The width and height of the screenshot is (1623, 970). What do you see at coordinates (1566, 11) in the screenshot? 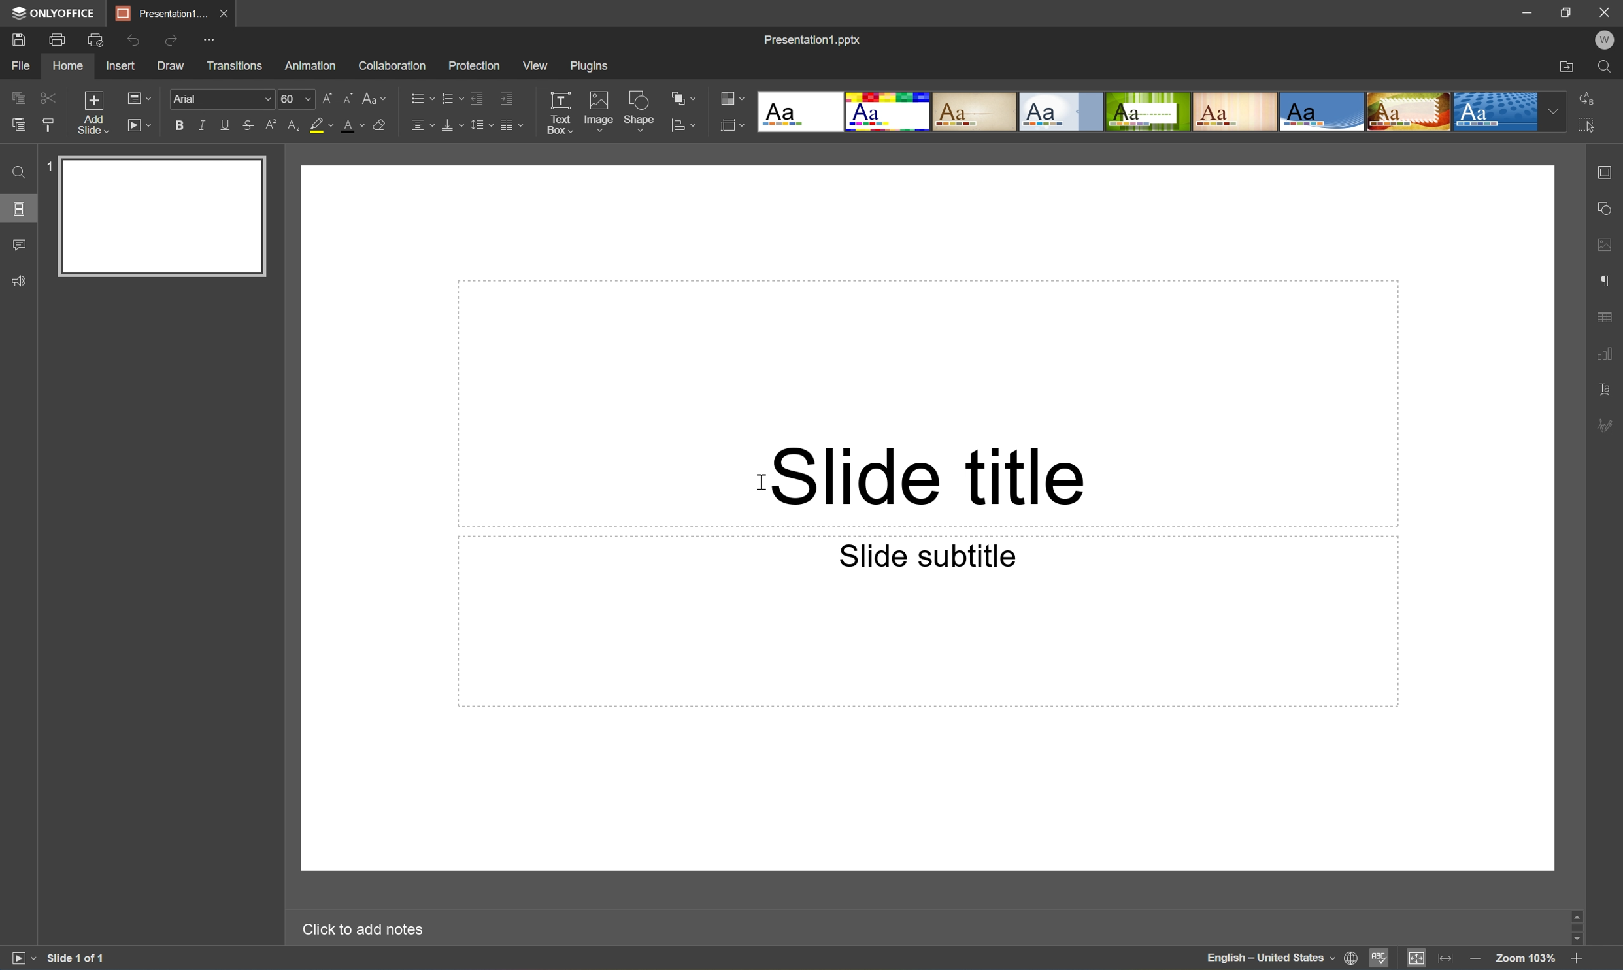
I see `Restore Down` at bounding box center [1566, 11].